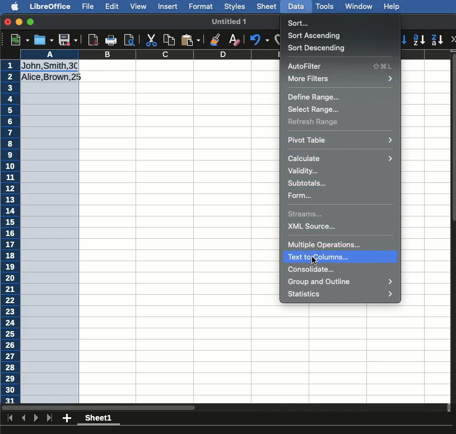 Image resolution: width=456 pixels, height=434 pixels. I want to click on Sheet, so click(267, 6).